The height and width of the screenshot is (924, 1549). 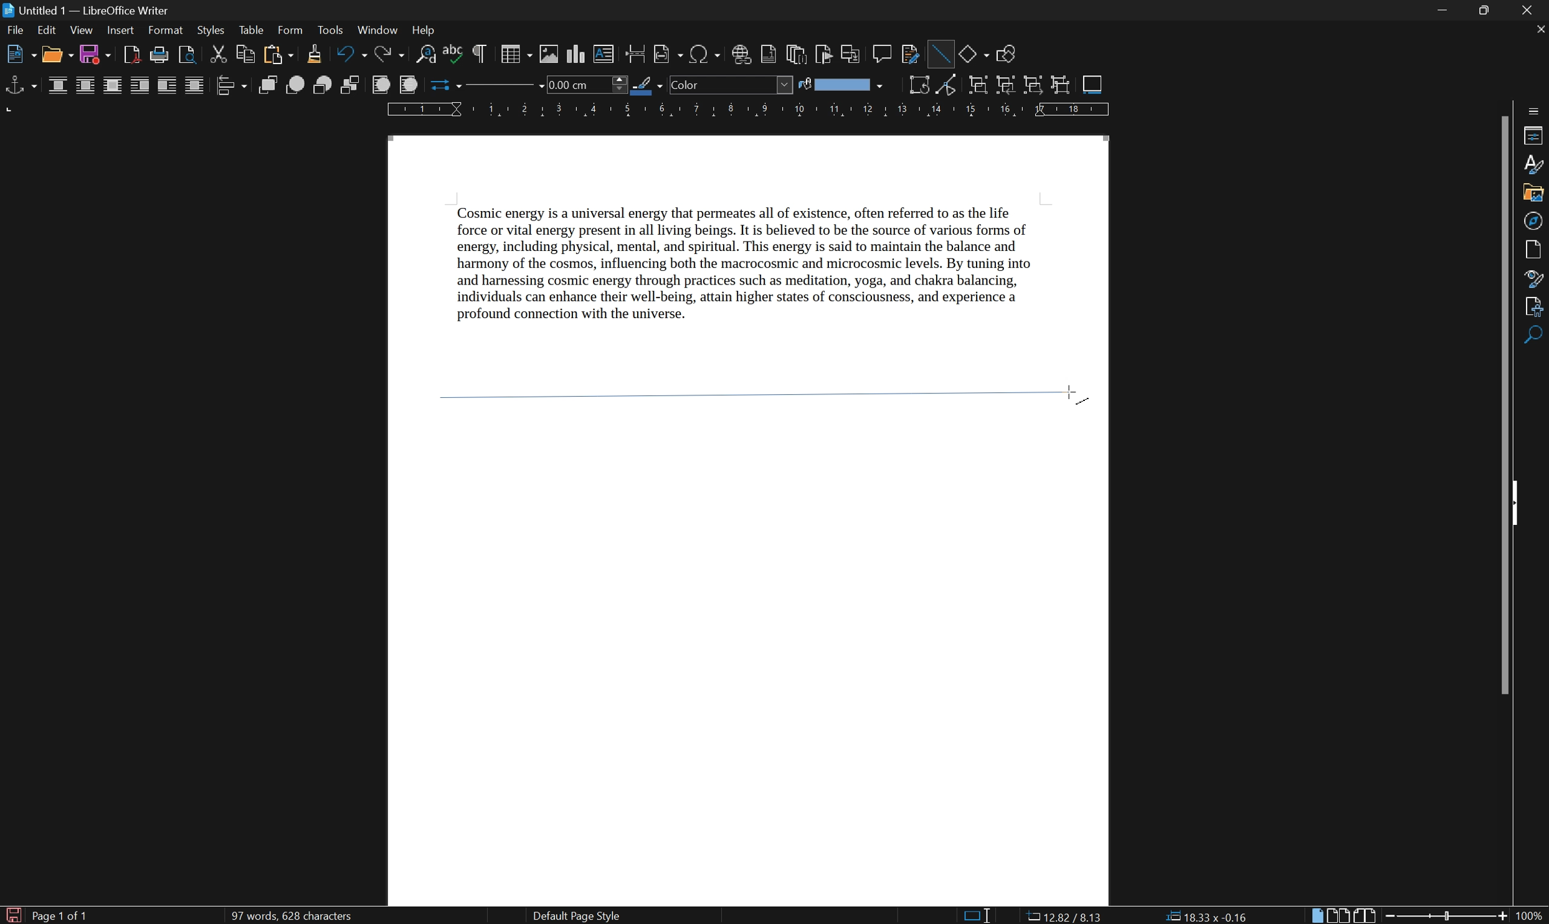 What do you see at coordinates (550, 54) in the screenshot?
I see `insert image` at bounding box center [550, 54].